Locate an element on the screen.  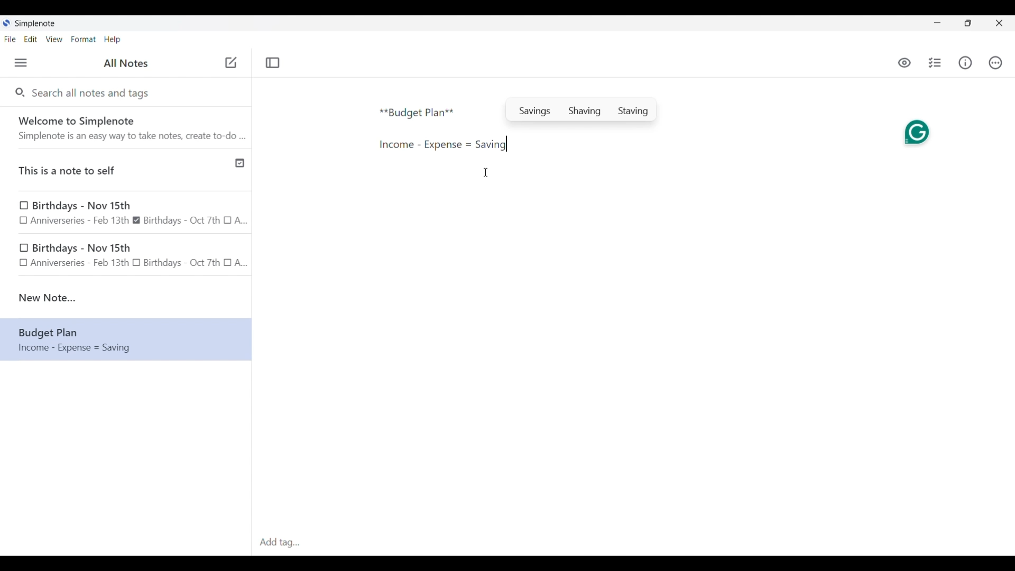
Grammarly extension activated is located at coordinates (916, 132).